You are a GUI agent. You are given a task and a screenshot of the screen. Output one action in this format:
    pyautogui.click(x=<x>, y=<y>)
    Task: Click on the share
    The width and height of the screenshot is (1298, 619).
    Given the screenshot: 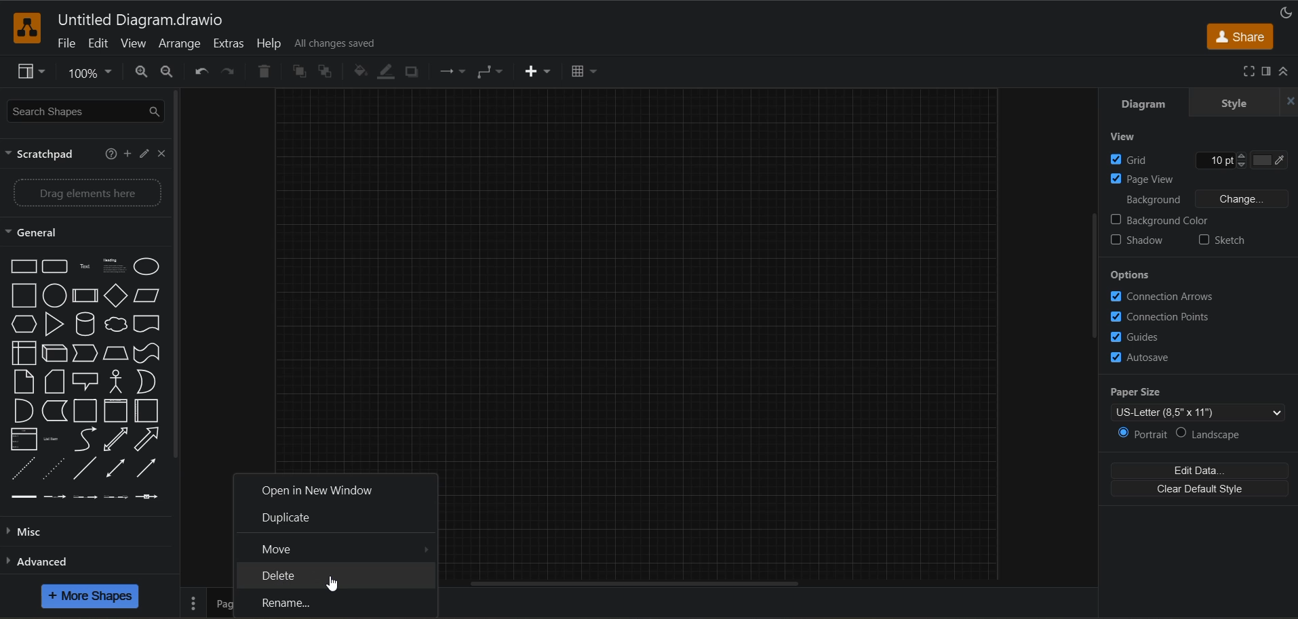 What is the action you would take?
    pyautogui.click(x=1240, y=37)
    